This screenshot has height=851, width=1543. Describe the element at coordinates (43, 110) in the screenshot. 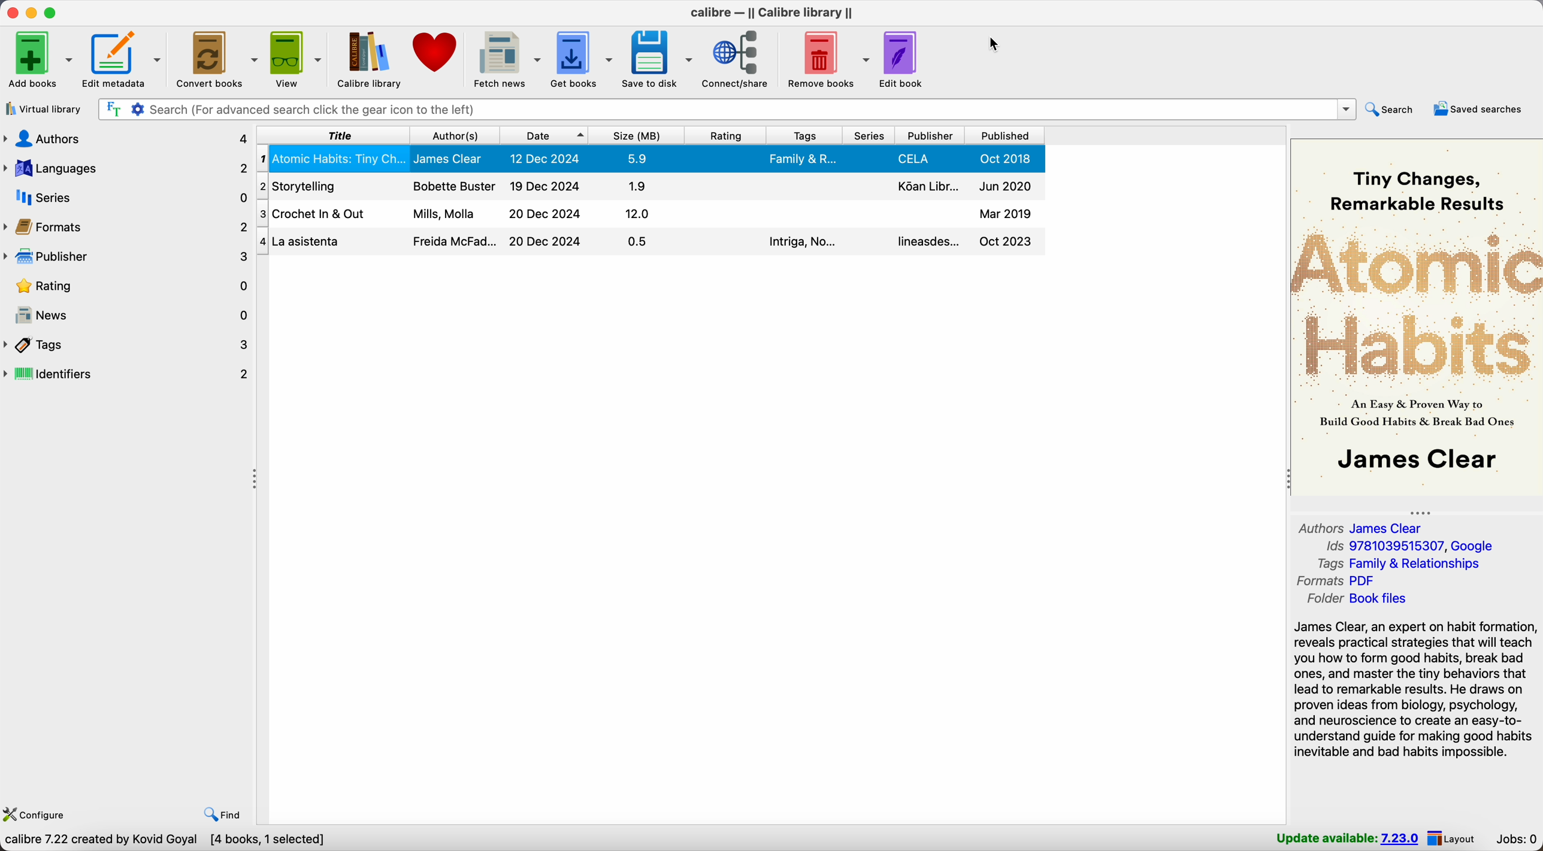

I see `virtual library` at that location.